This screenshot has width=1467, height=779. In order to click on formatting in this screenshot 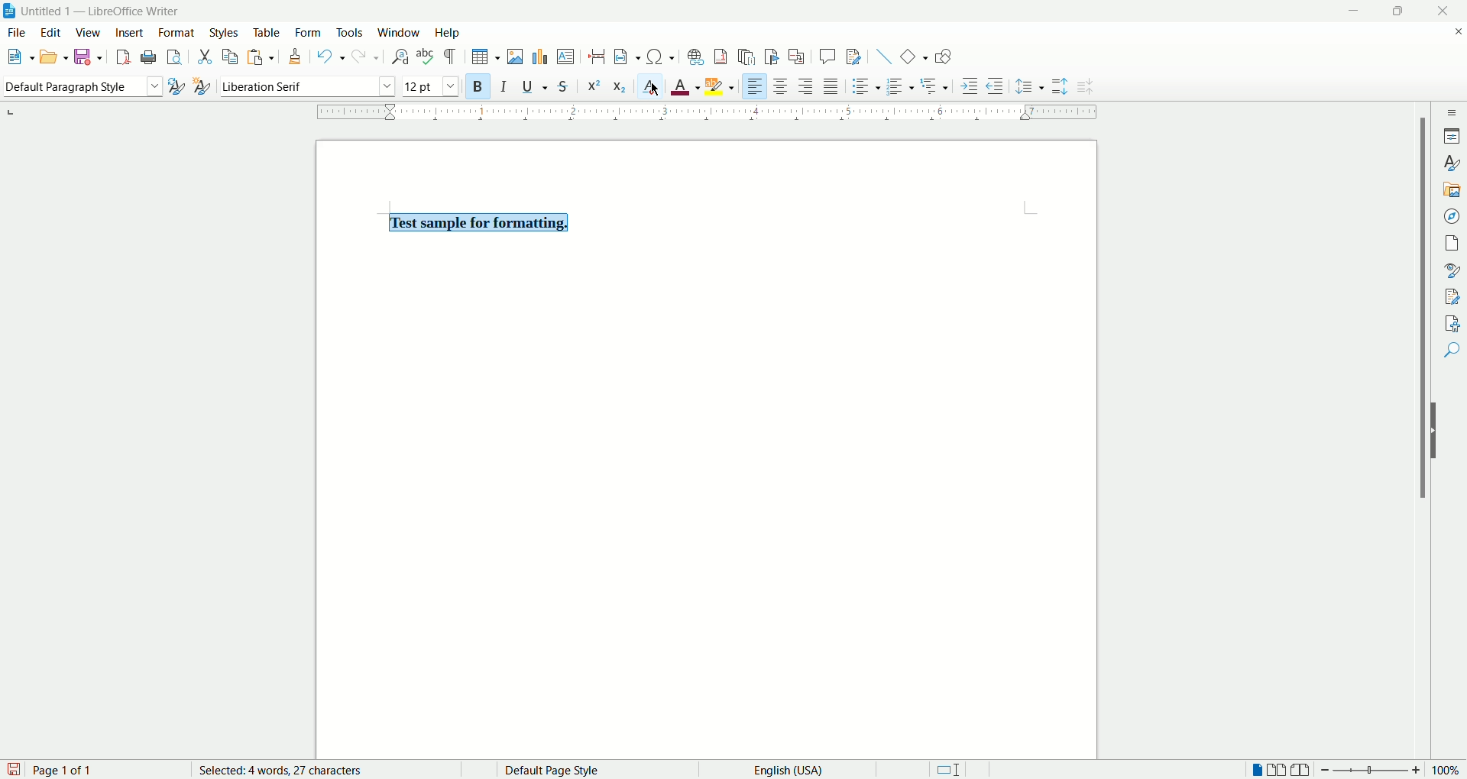, I will do `click(295, 57)`.